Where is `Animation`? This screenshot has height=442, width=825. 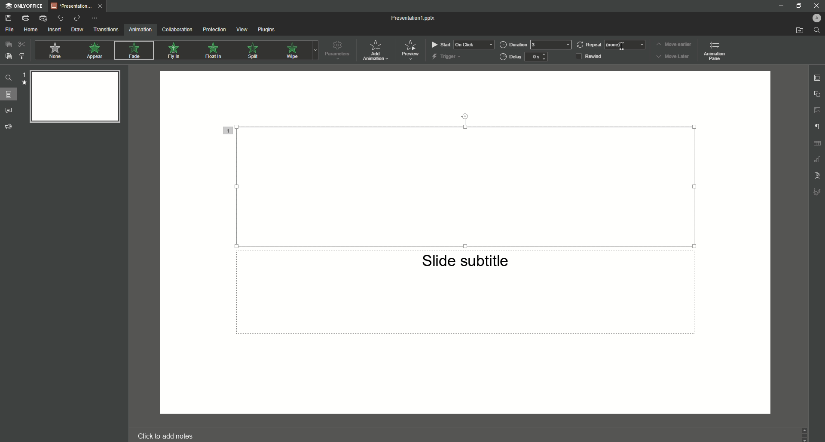
Animation is located at coordinates (141, 30).